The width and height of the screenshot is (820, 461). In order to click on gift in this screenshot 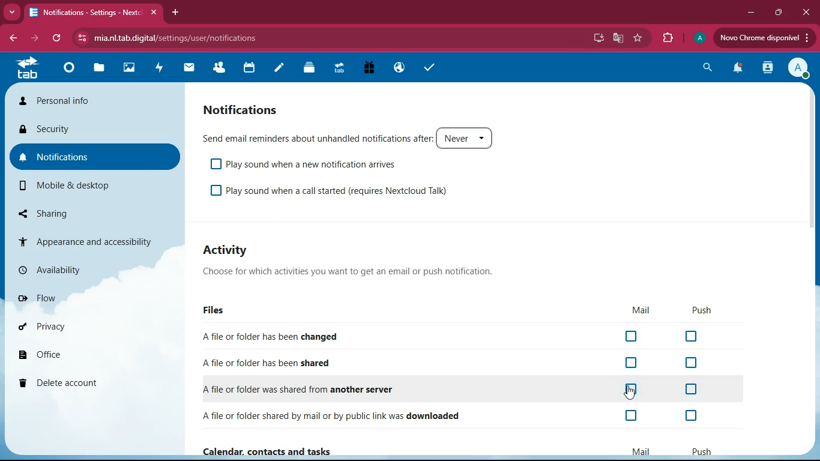, I will do `click(367, 68)`.